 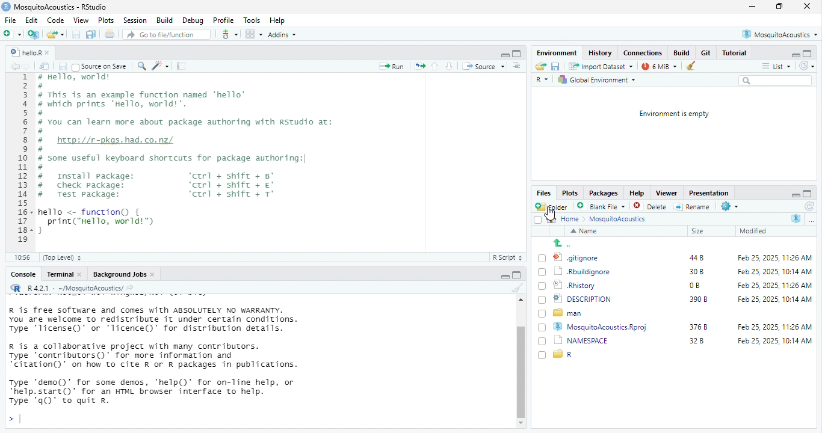 What do you see at coordinates (557, 52) in the screenshot?
I see ` Environment` at bounding box center [557, 52].